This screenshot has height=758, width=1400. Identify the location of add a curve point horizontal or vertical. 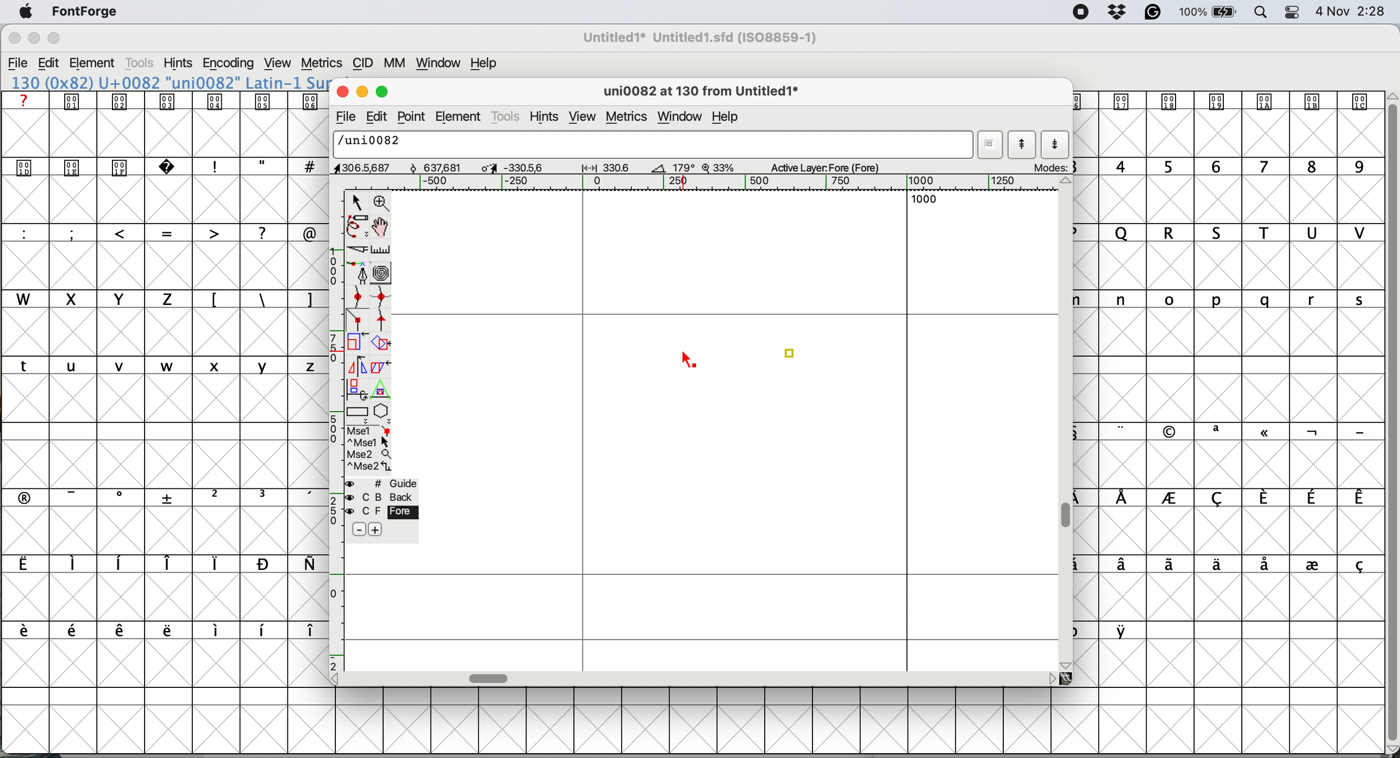
(382, 297).